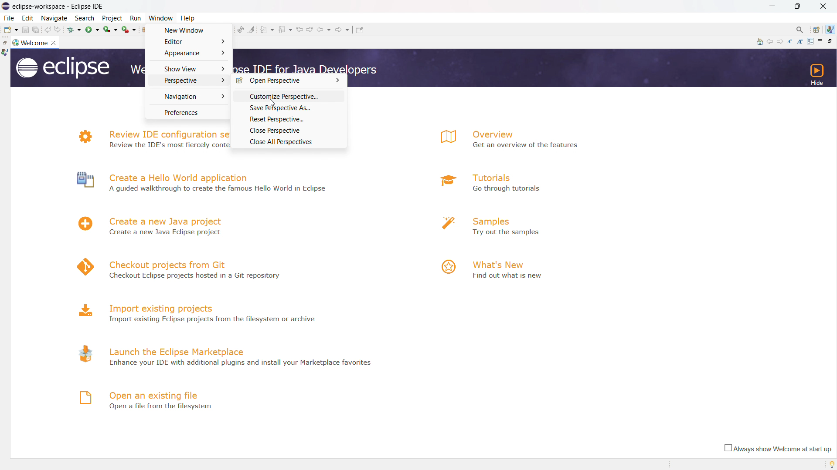 The height and width of the screenshot is (470, 837). Describe the element at coordinates (508, 275) in the screenshot. I see `Find out what is new` at that location.